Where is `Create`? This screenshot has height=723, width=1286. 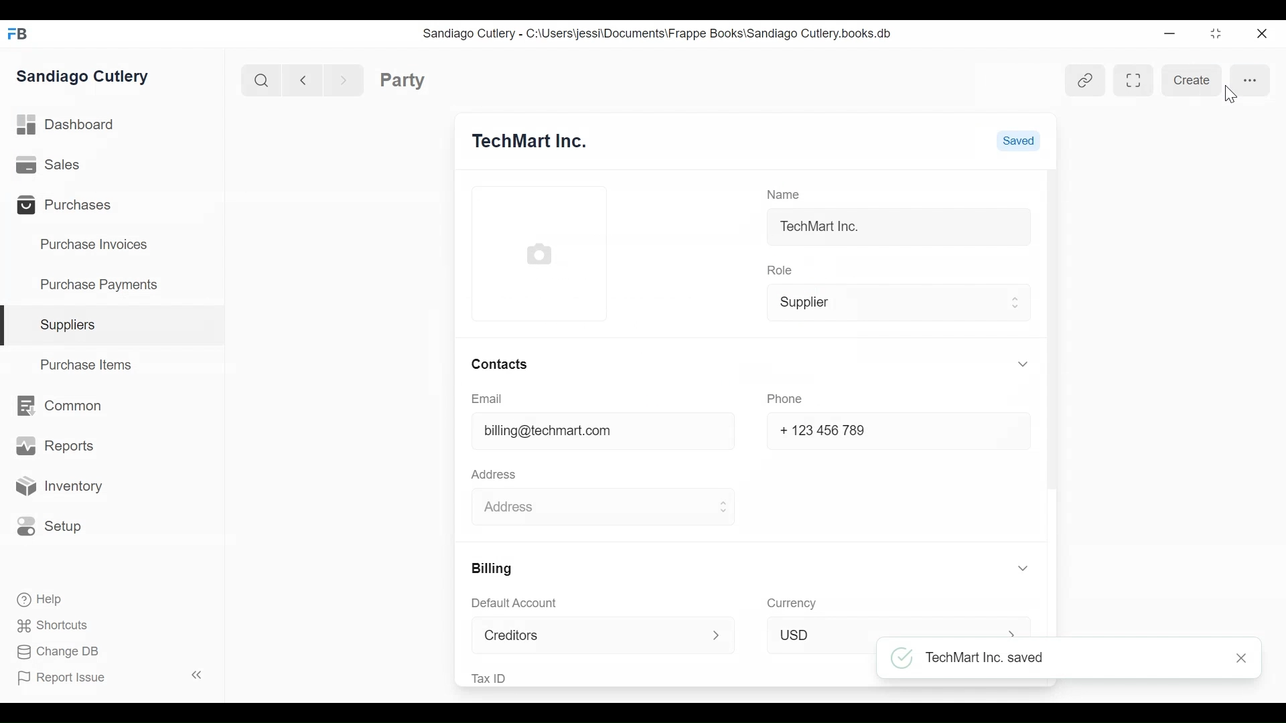
Create is located at coordinates (1186, 80).